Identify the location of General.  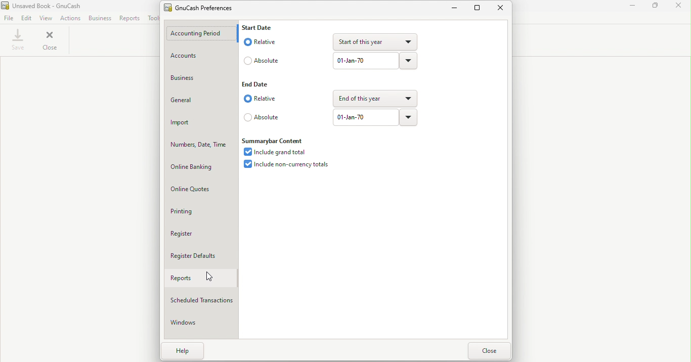
(201, 102).